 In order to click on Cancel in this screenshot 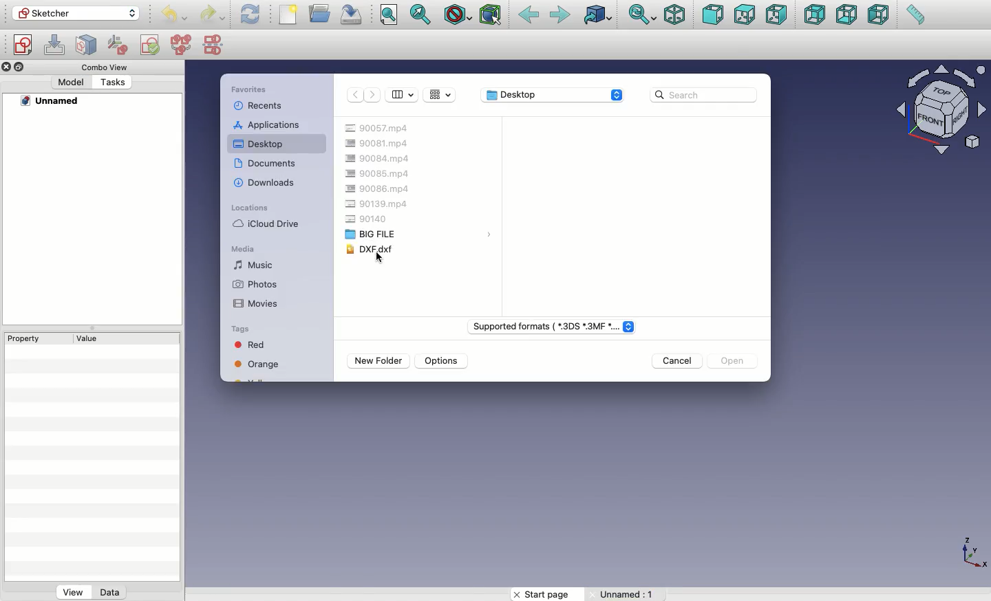, I will do `click(679, 361)`.